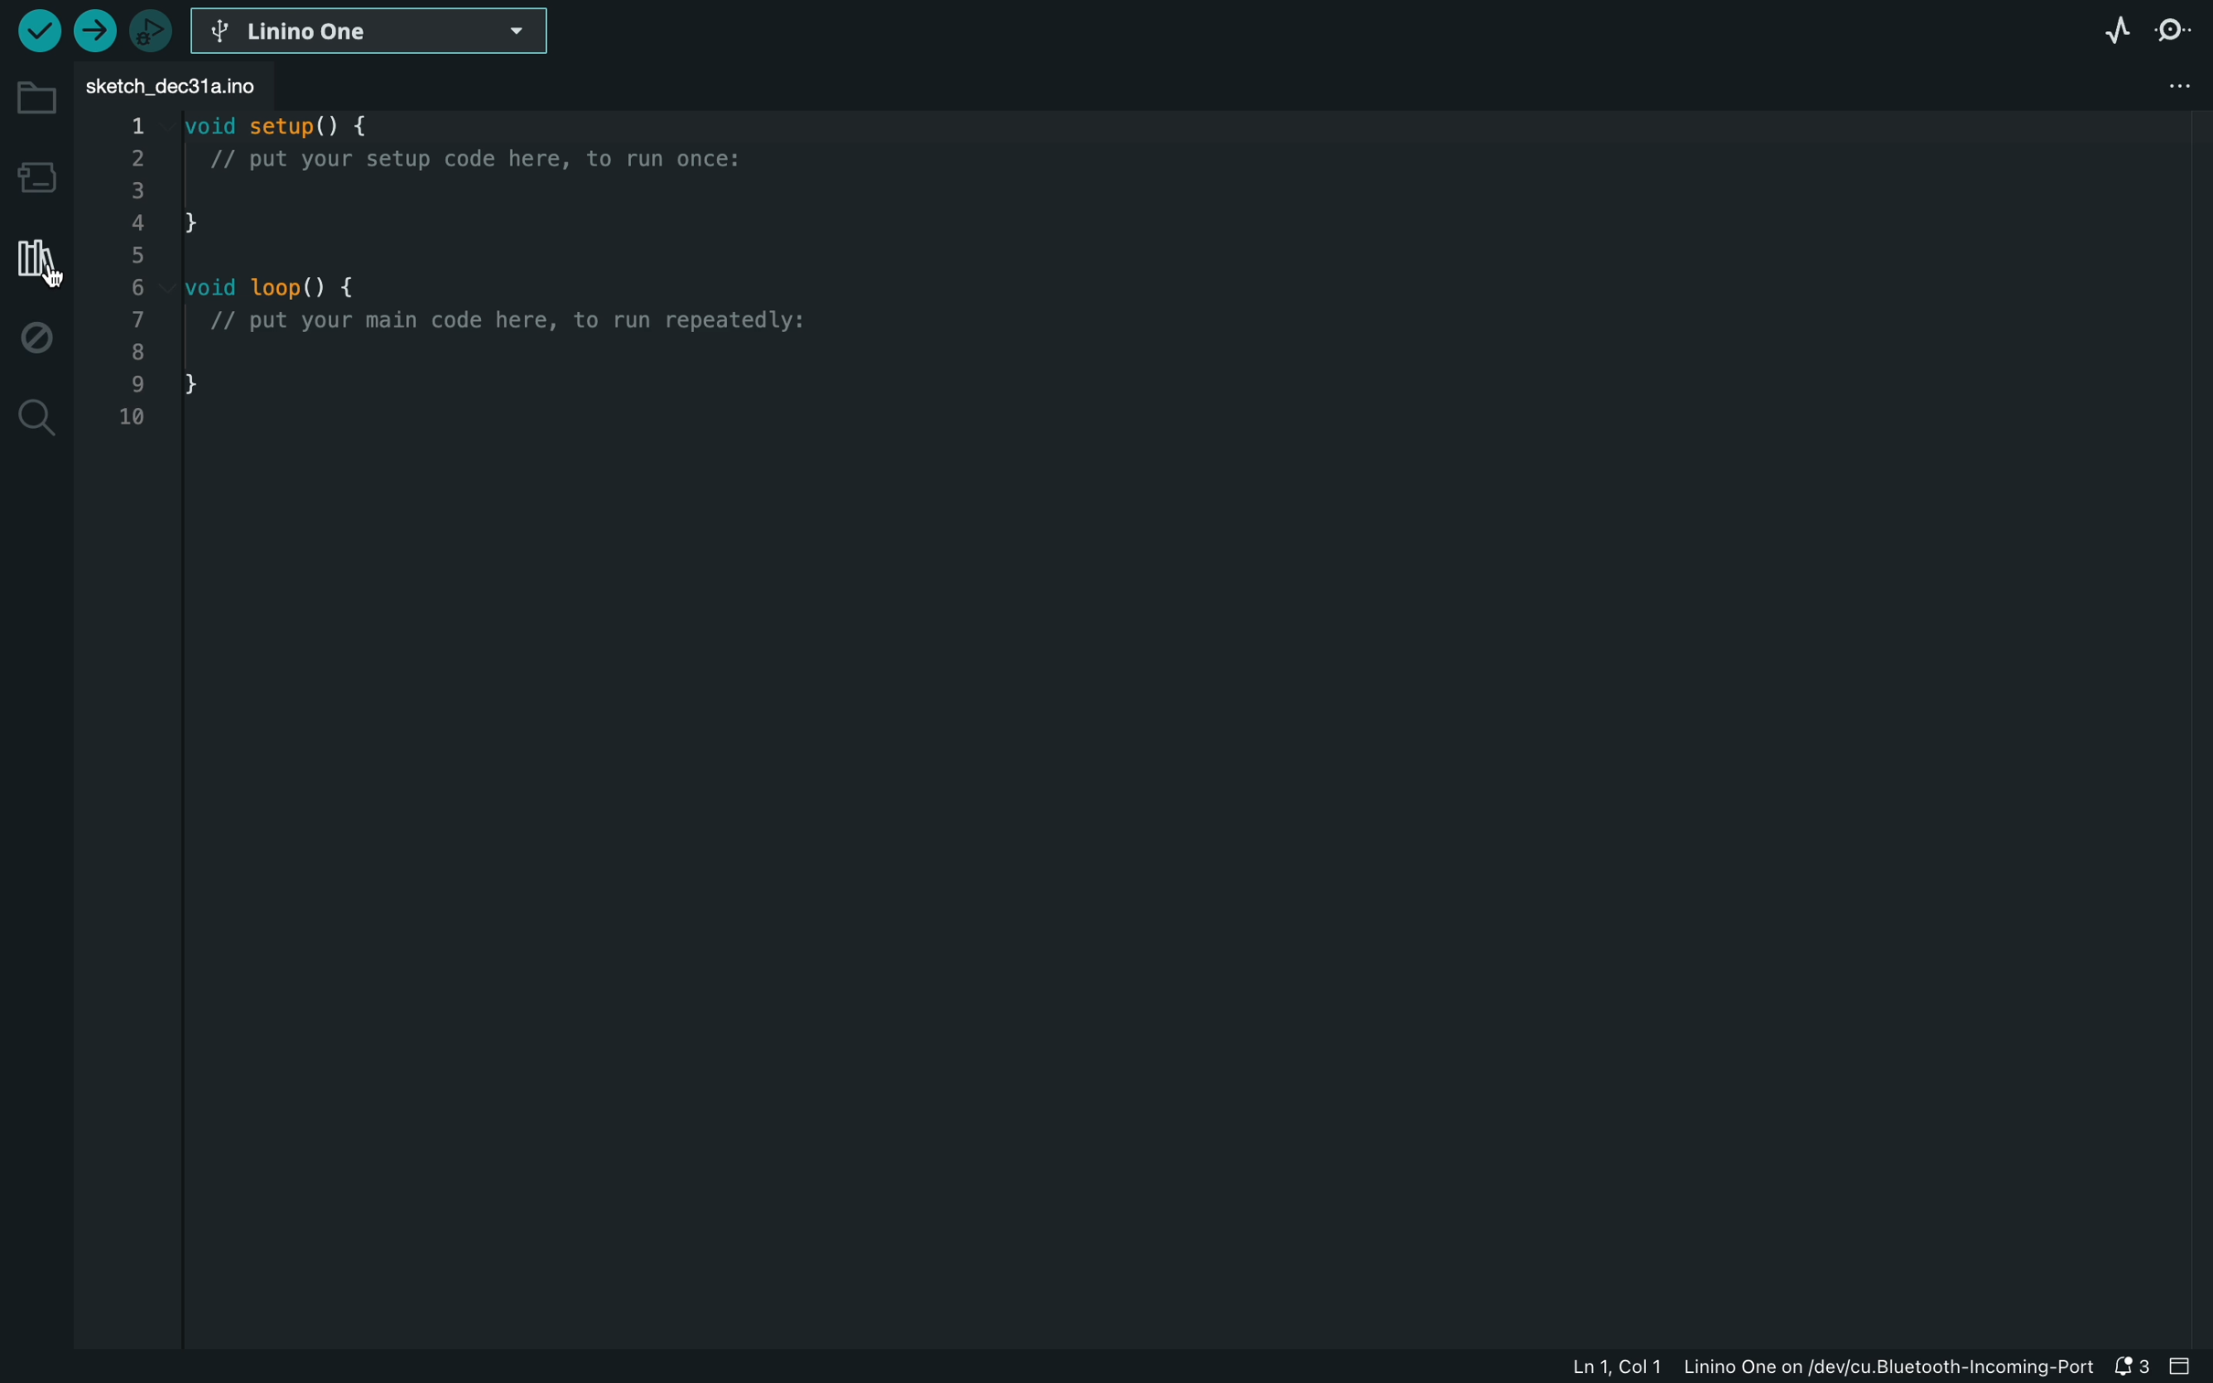 Image resolution: width=2213 pixels, height=1383 pixels. What do you see at coordinates (150, 34) in the screenshot?
I see `debugger` at bounding box center [150, 34].